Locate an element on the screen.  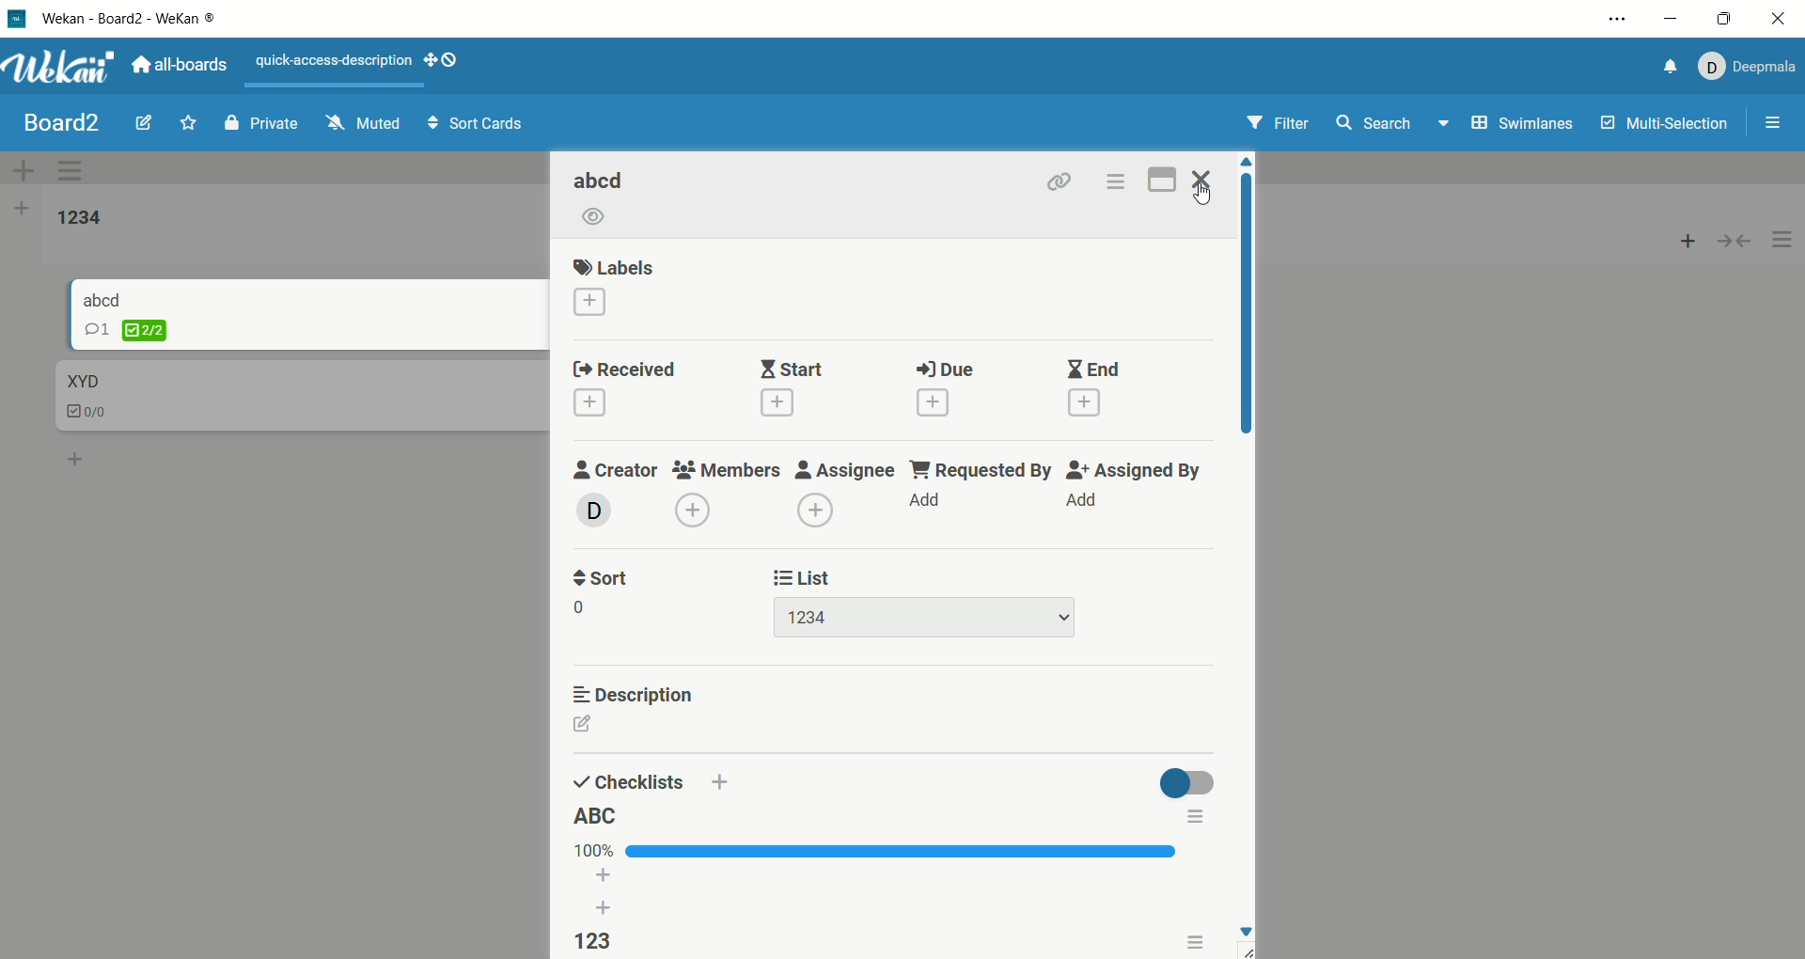
card title is located at coordinates (111, 298).